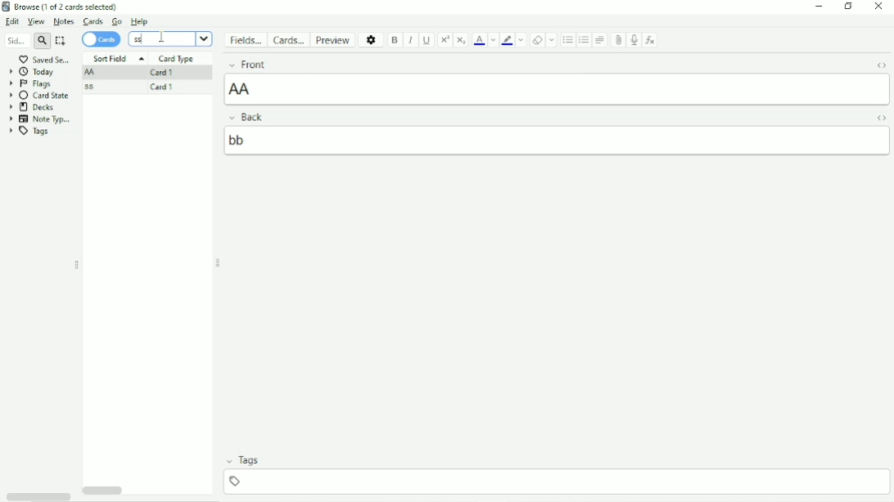 The width and height of the screenshot is (894, 502). What do you see at coordinates (162, 73) in the screenshot?
I see `Card 1` at bounding box center [162, 73].